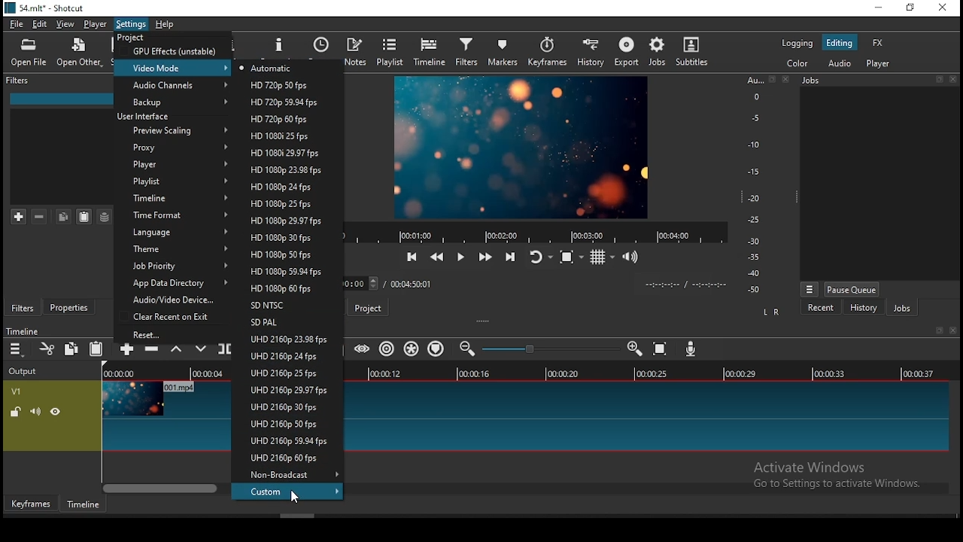  I want to click on ripple, so click(387, 349).